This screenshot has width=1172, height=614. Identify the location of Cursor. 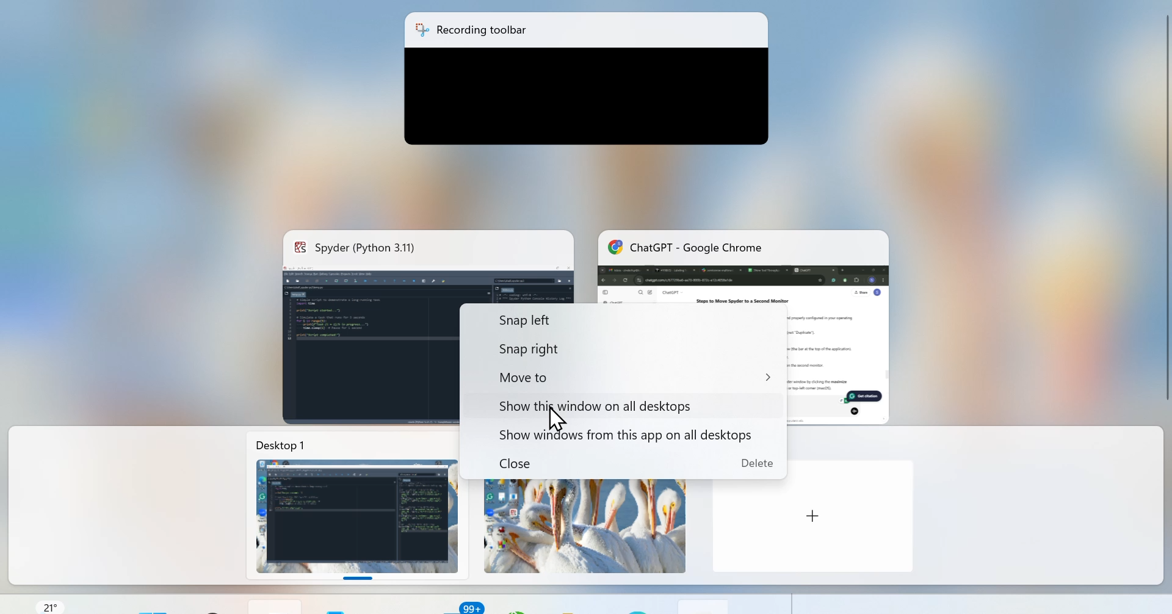
(562, 420).